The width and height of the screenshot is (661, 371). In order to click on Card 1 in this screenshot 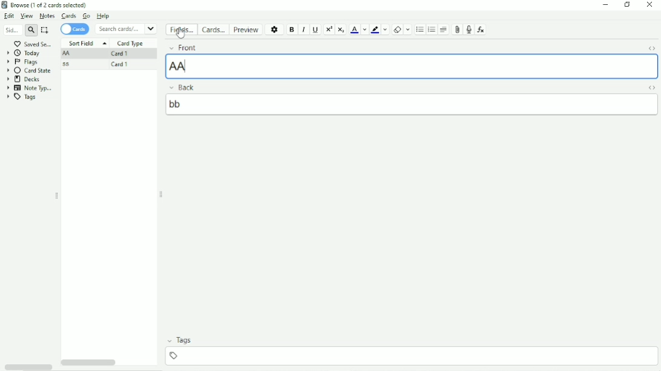, I will do `click(123, 65)`.